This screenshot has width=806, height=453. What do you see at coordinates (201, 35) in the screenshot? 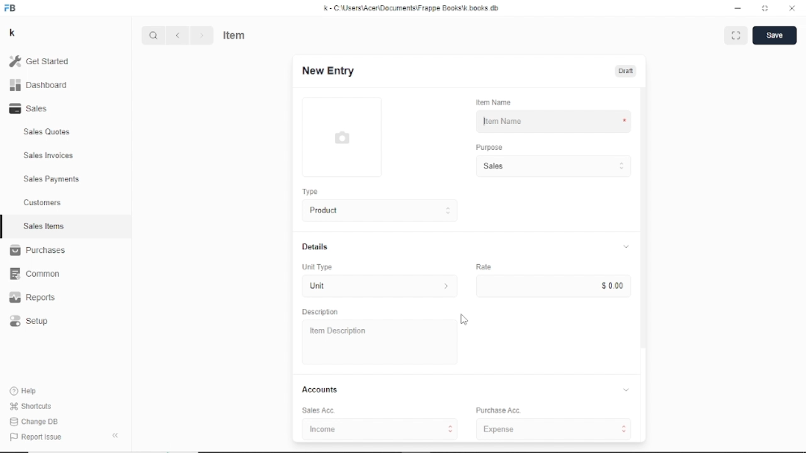
I see `Next` at bounding box center [201, 35].